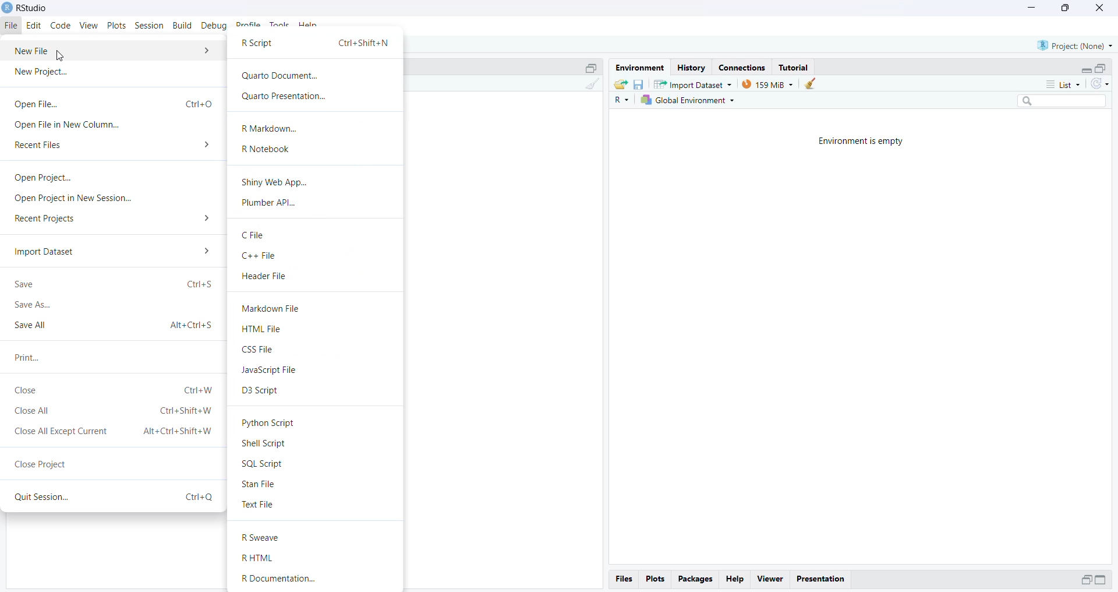  Describe the element at coordinates (273, 309) in the screenshot. I see `Markdown File` at that location.